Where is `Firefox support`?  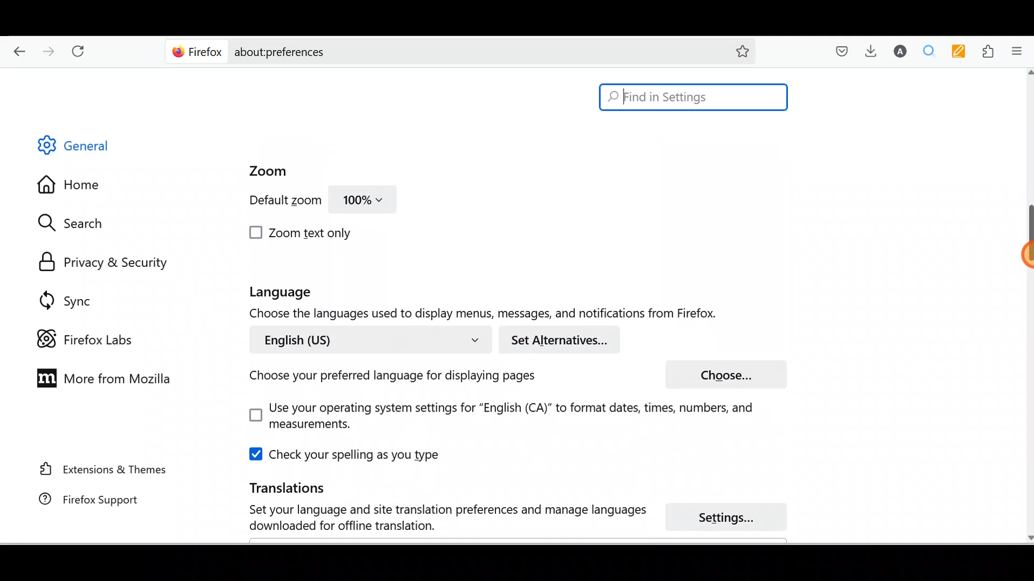 Firefox support is located at coordinates (81, 499).